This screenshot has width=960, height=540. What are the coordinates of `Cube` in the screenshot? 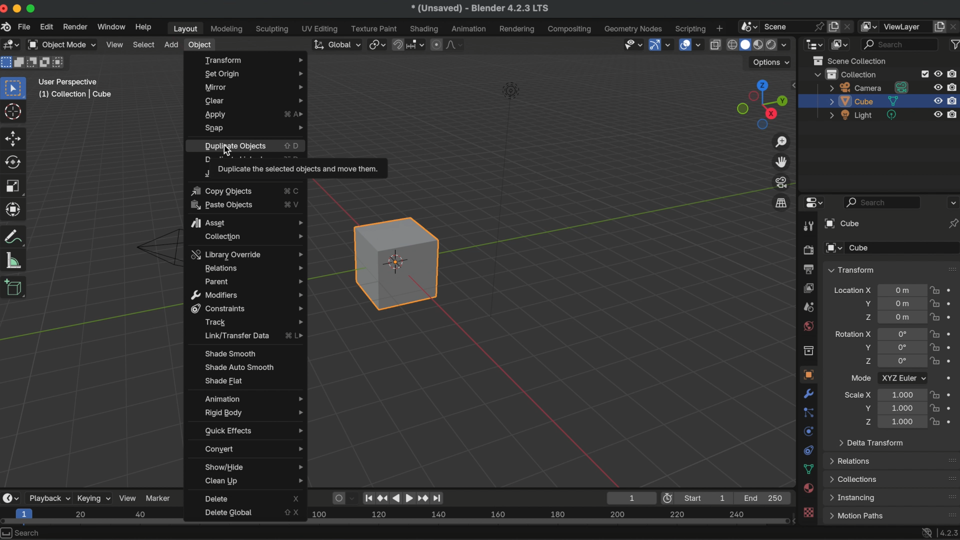 It's located at (903, 248).